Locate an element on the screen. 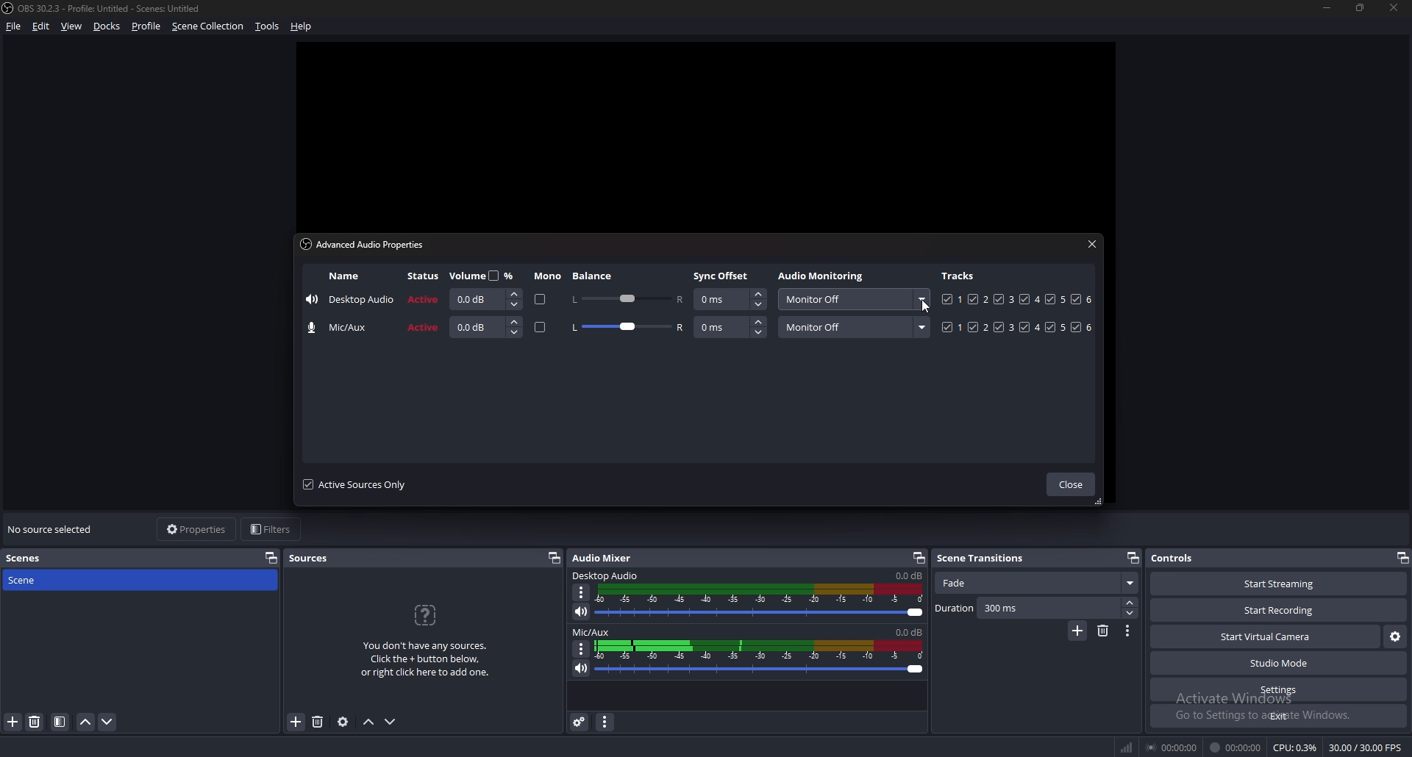 This screenshot has height=757, width=1412. mic/aux is located at coordinates (343, 328).